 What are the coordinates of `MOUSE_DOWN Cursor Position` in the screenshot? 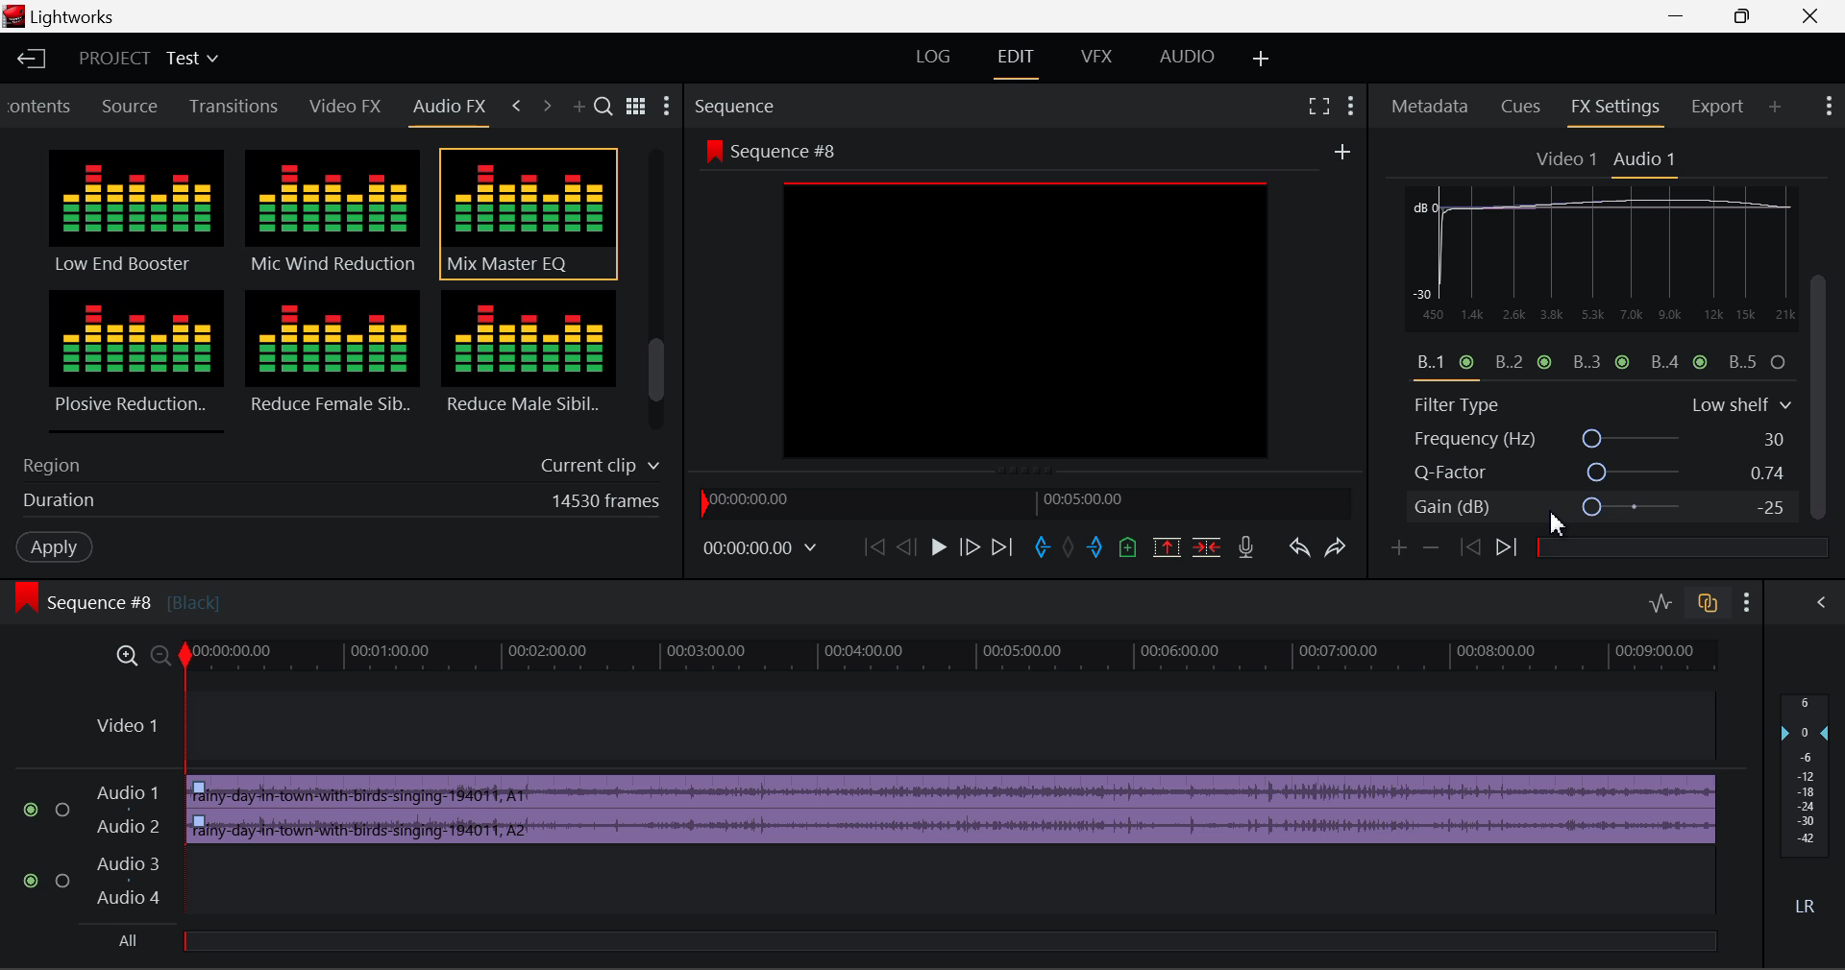 It's located at (1826, 296).